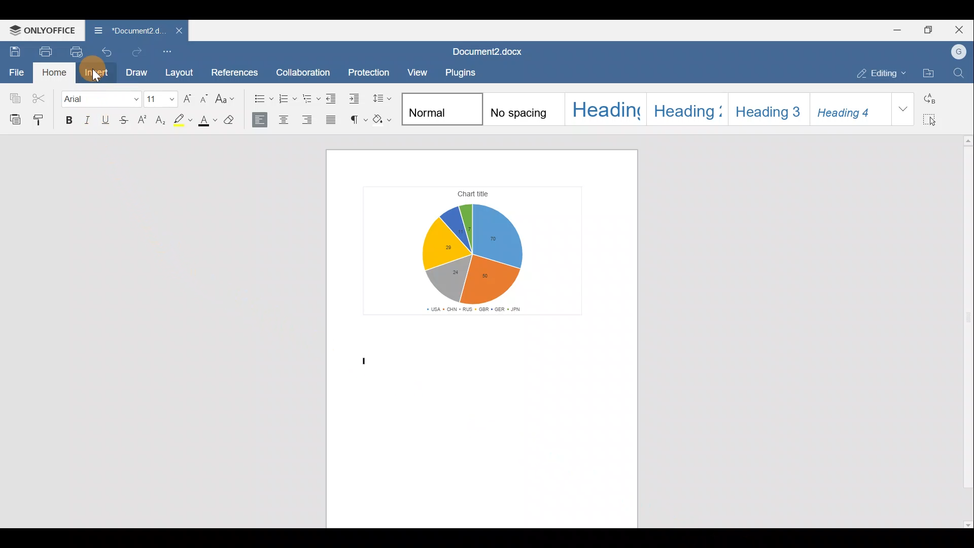  I want to click on Copy style, so click(42, 121).